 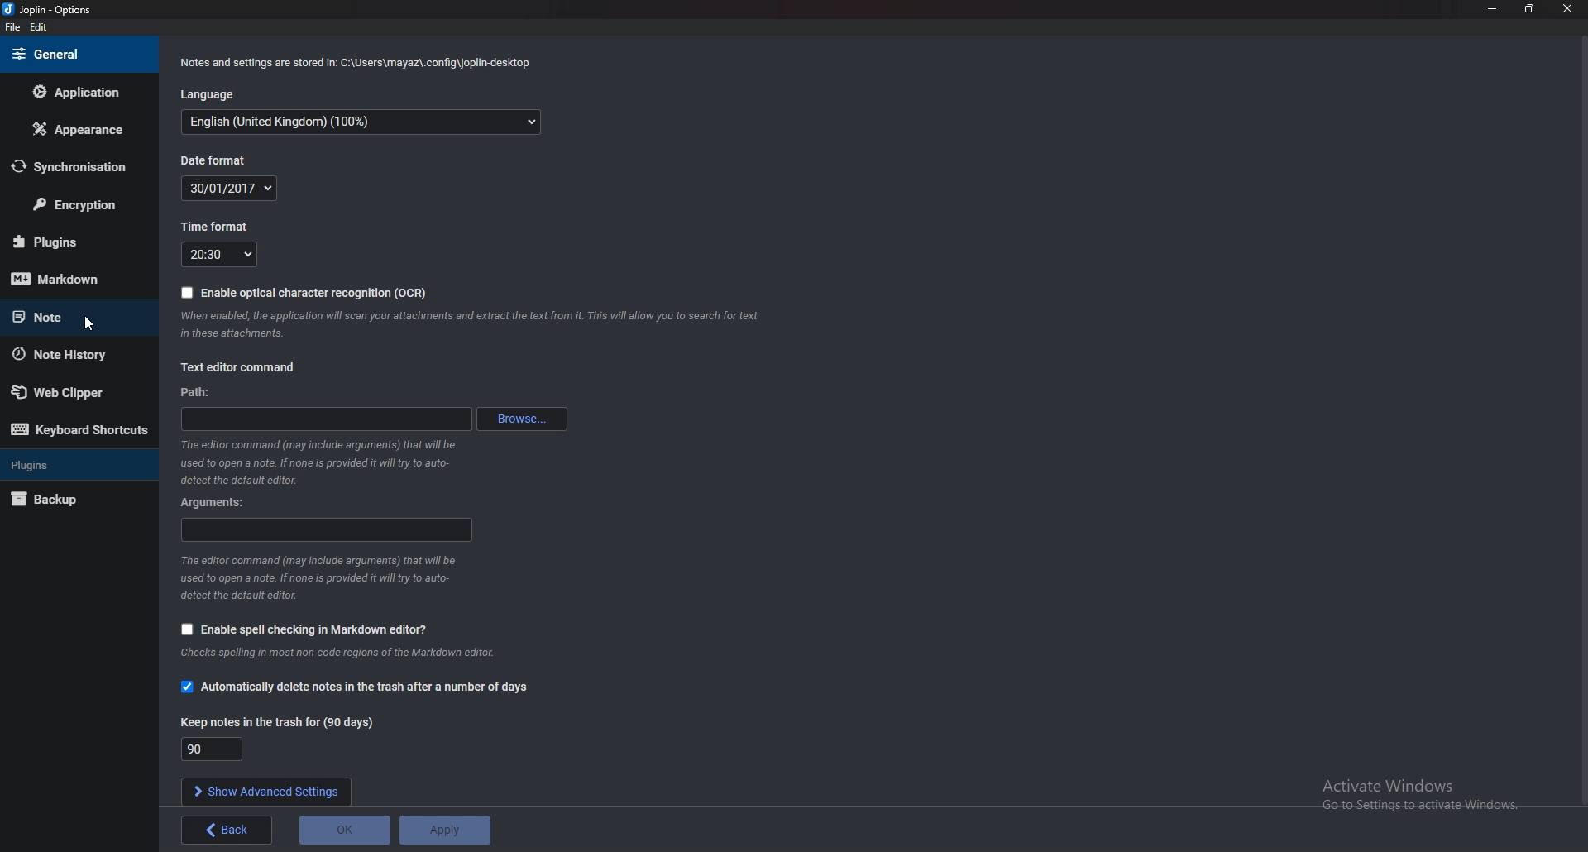 I want to click on bocisuad mmsains dust-hn | omcantrataisbe tre Aton Catach ciate aurato eae cingadesdisanduaadng aca + aan doc ssh ane in these attachments., so click(x=468, y=325).